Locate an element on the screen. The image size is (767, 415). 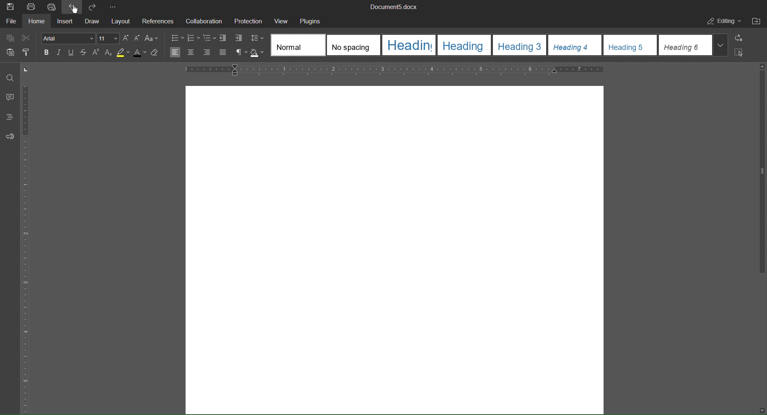
vertical scroll bar is located at coordinates (762, 173).